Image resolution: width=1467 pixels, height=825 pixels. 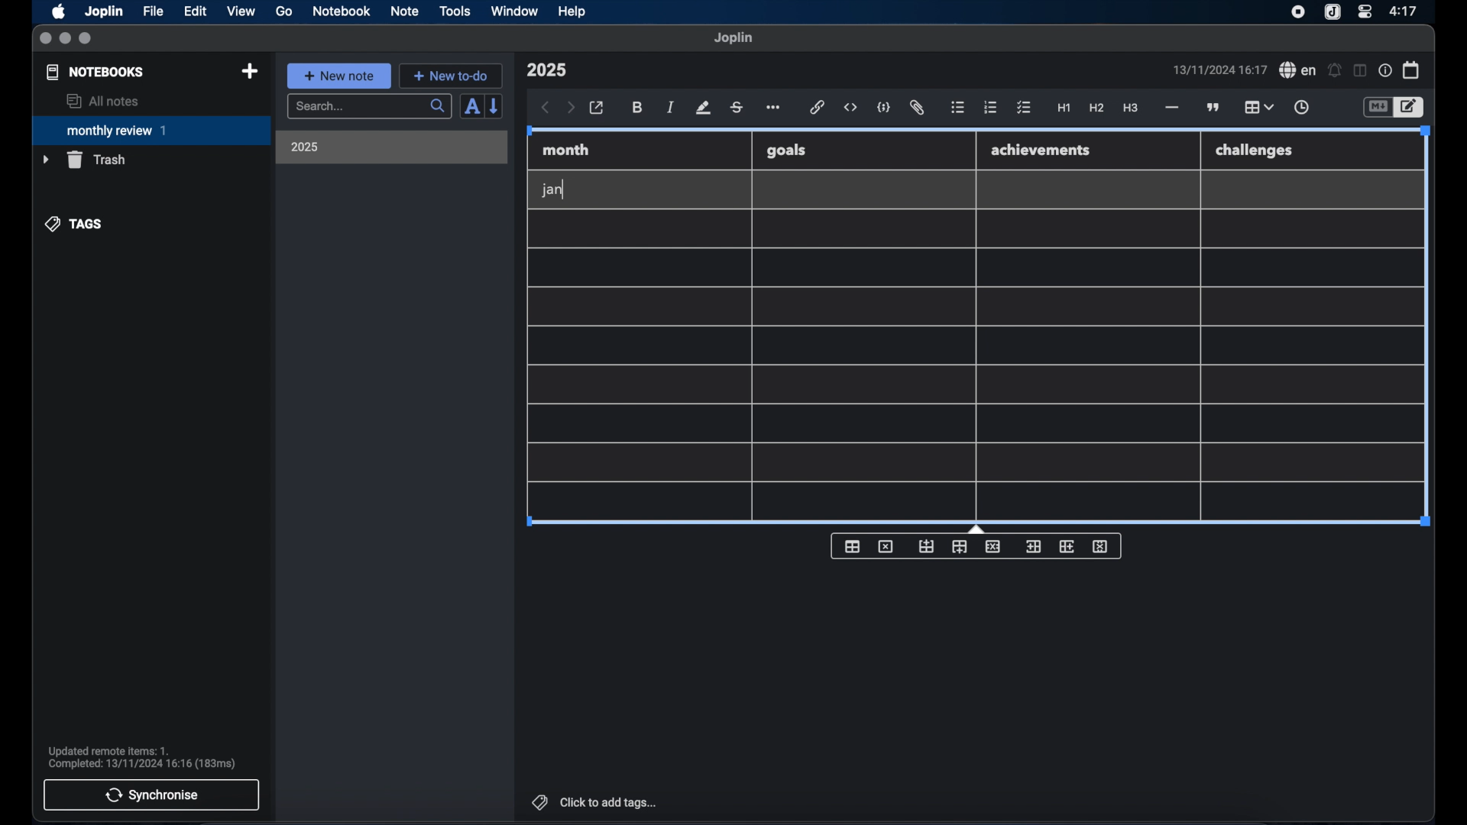 What do you see at coordinates (571, 108) in the screenshot?
I see `forward` at bounding box center [571, 108].